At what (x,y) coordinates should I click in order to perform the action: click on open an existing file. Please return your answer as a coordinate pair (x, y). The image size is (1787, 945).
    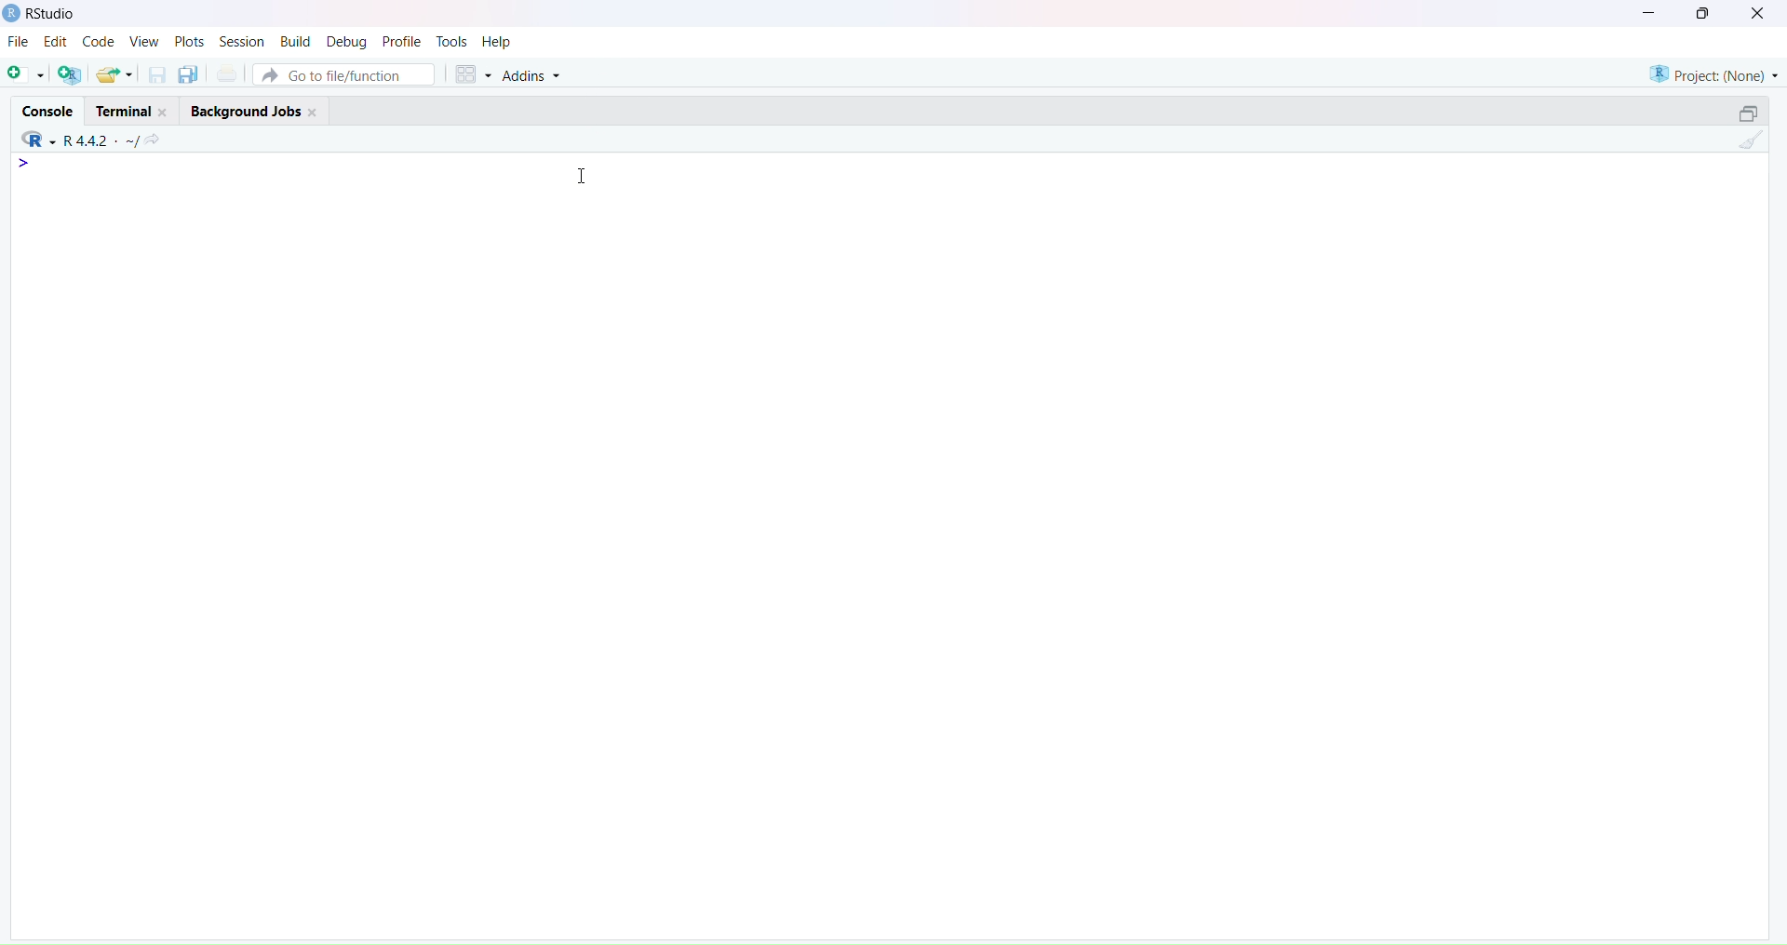
    Looking at the image, I should click on (116, 74).